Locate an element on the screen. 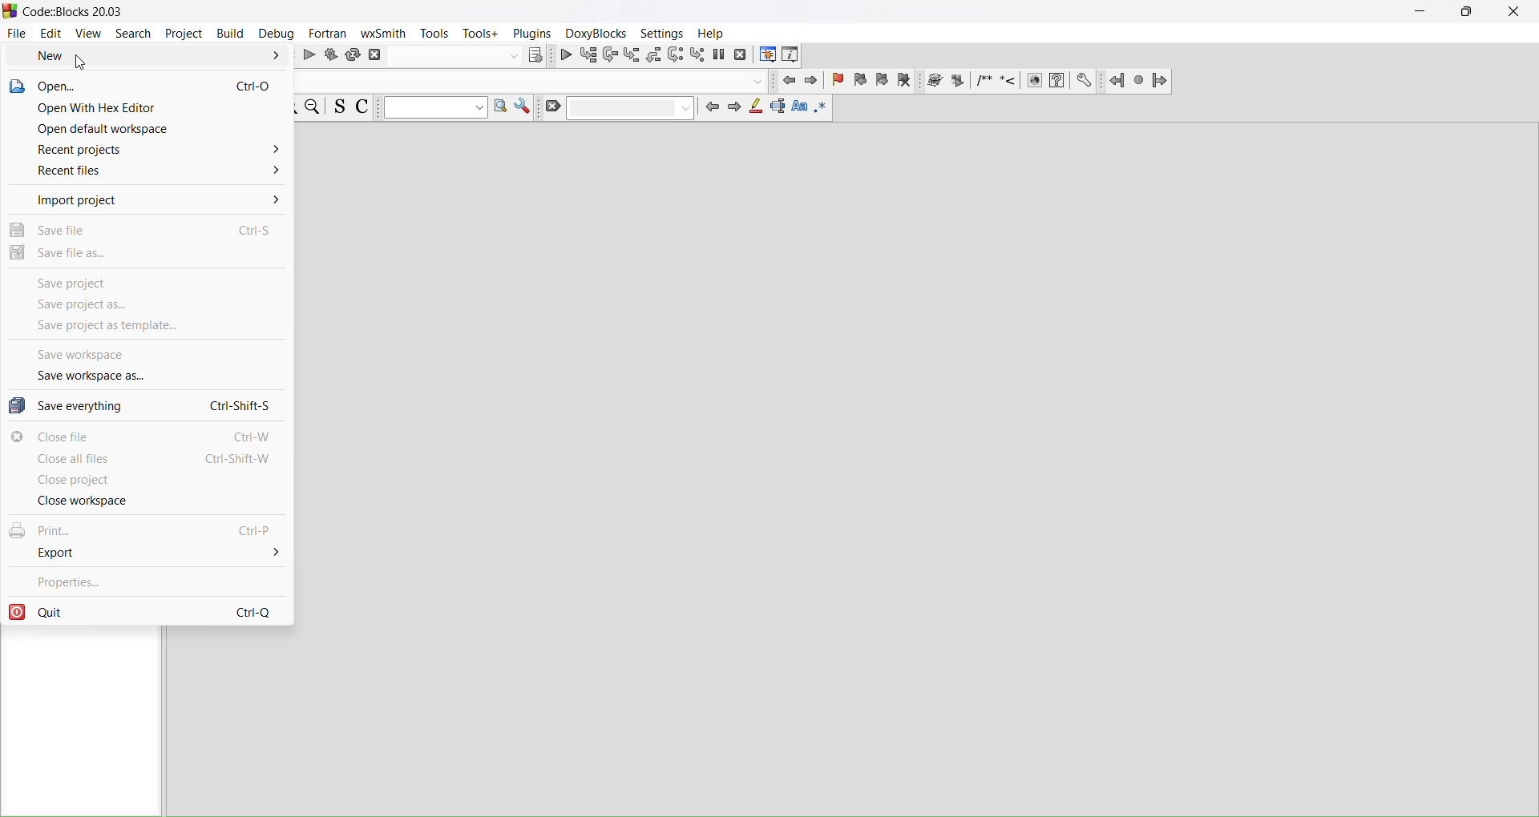 The image size is (1539, 817). show options window is located at coordinates (527, 107).